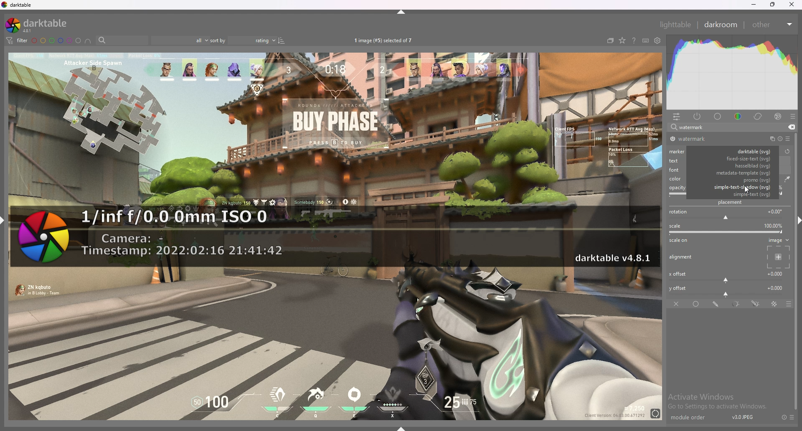 The image size is (802, 431). Describe the element at coordinates (775, 304) in the screenshot. I see `raster mask` at that location.